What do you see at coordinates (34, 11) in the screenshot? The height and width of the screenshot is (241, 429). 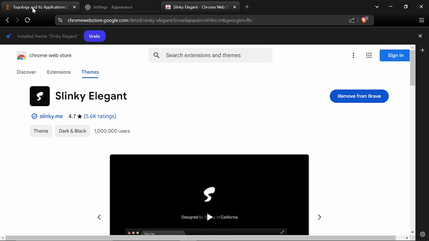 I see `cursor` at bounding box center [34, 11].